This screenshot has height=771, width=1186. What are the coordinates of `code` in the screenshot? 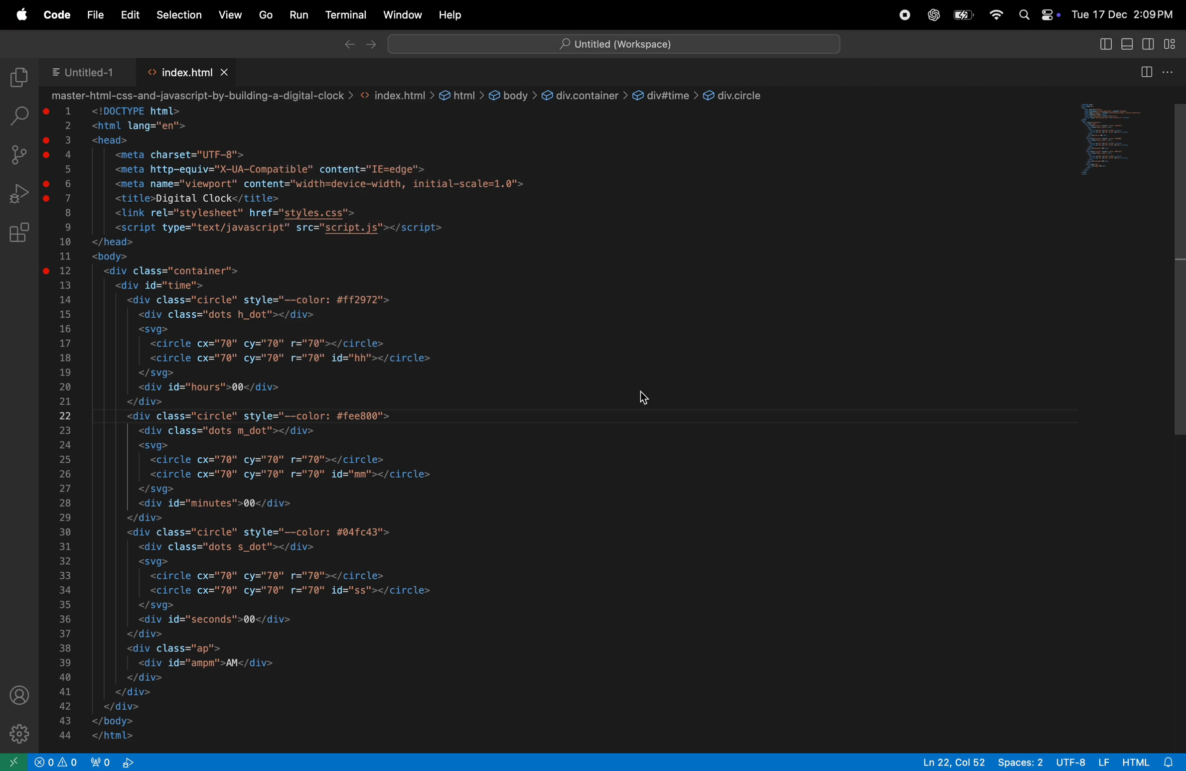 It's located at (56, 15).